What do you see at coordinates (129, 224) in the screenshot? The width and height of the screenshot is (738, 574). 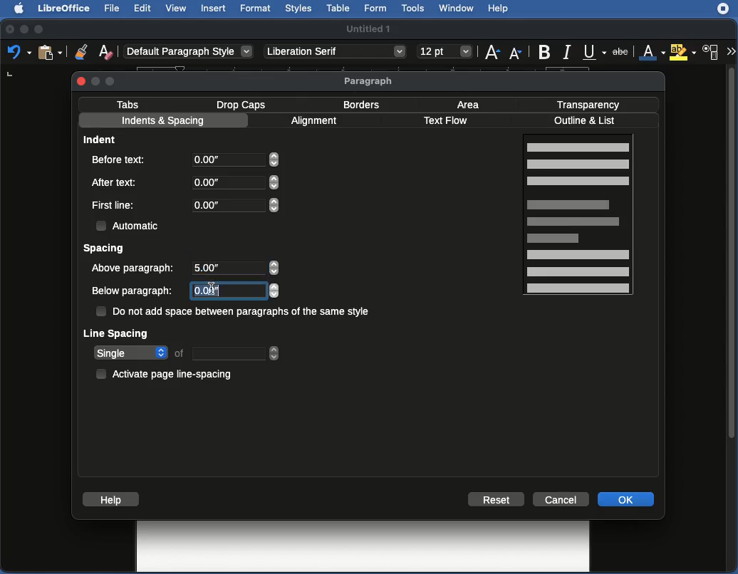 I see `Automatic` at bounding box center [129, 224].